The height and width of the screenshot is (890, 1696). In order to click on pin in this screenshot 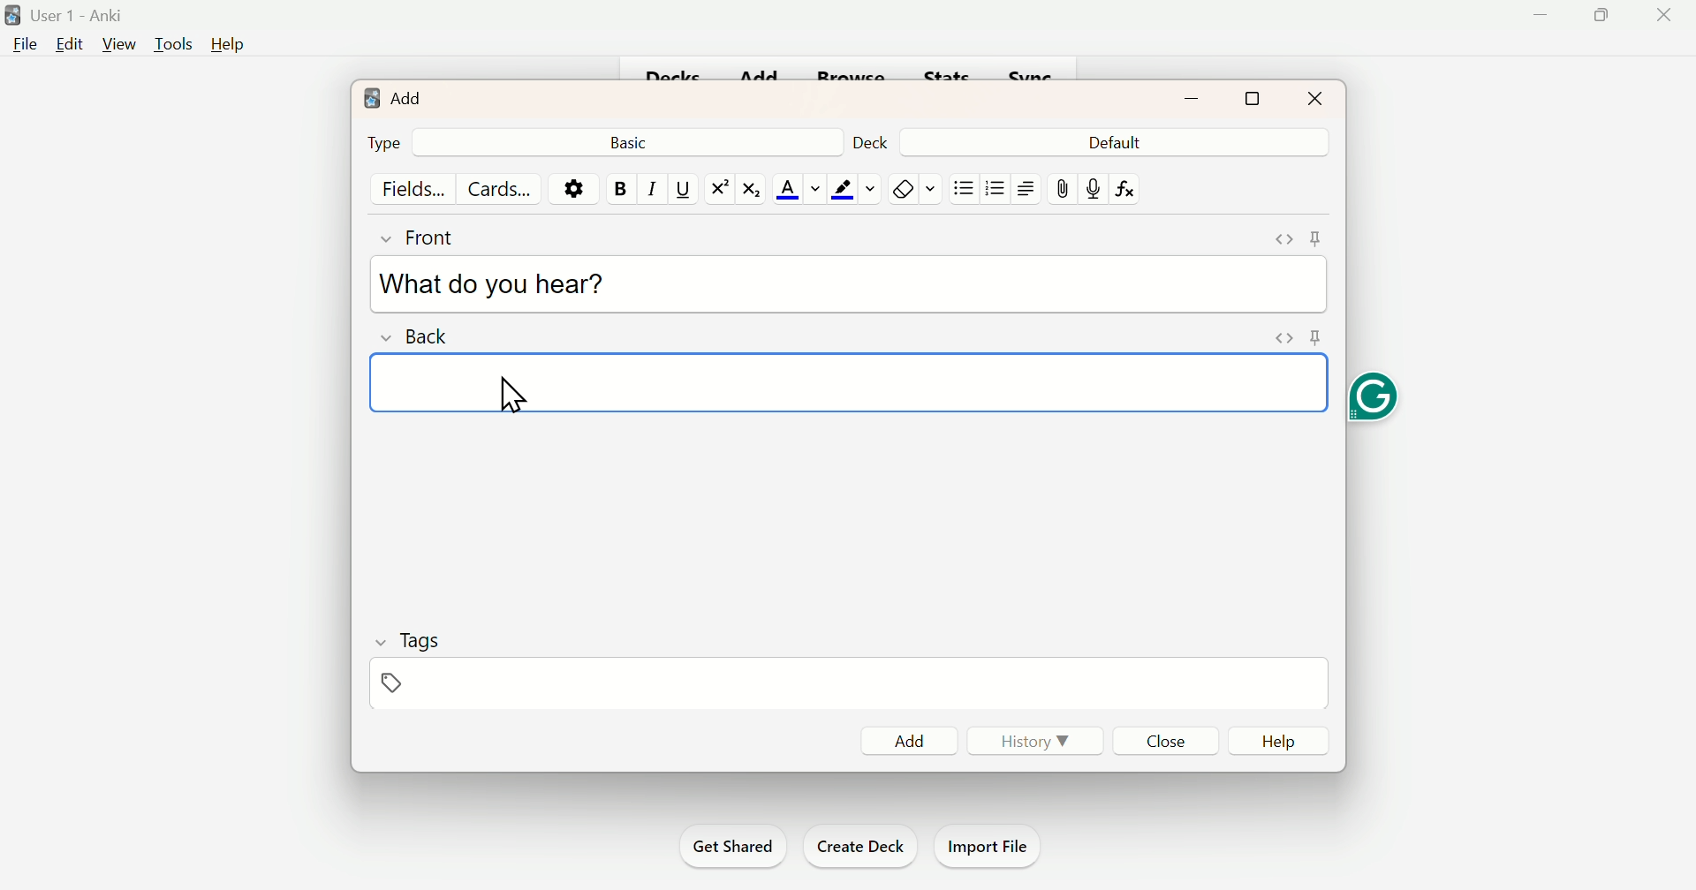, I will do `click(1314, 337)`.